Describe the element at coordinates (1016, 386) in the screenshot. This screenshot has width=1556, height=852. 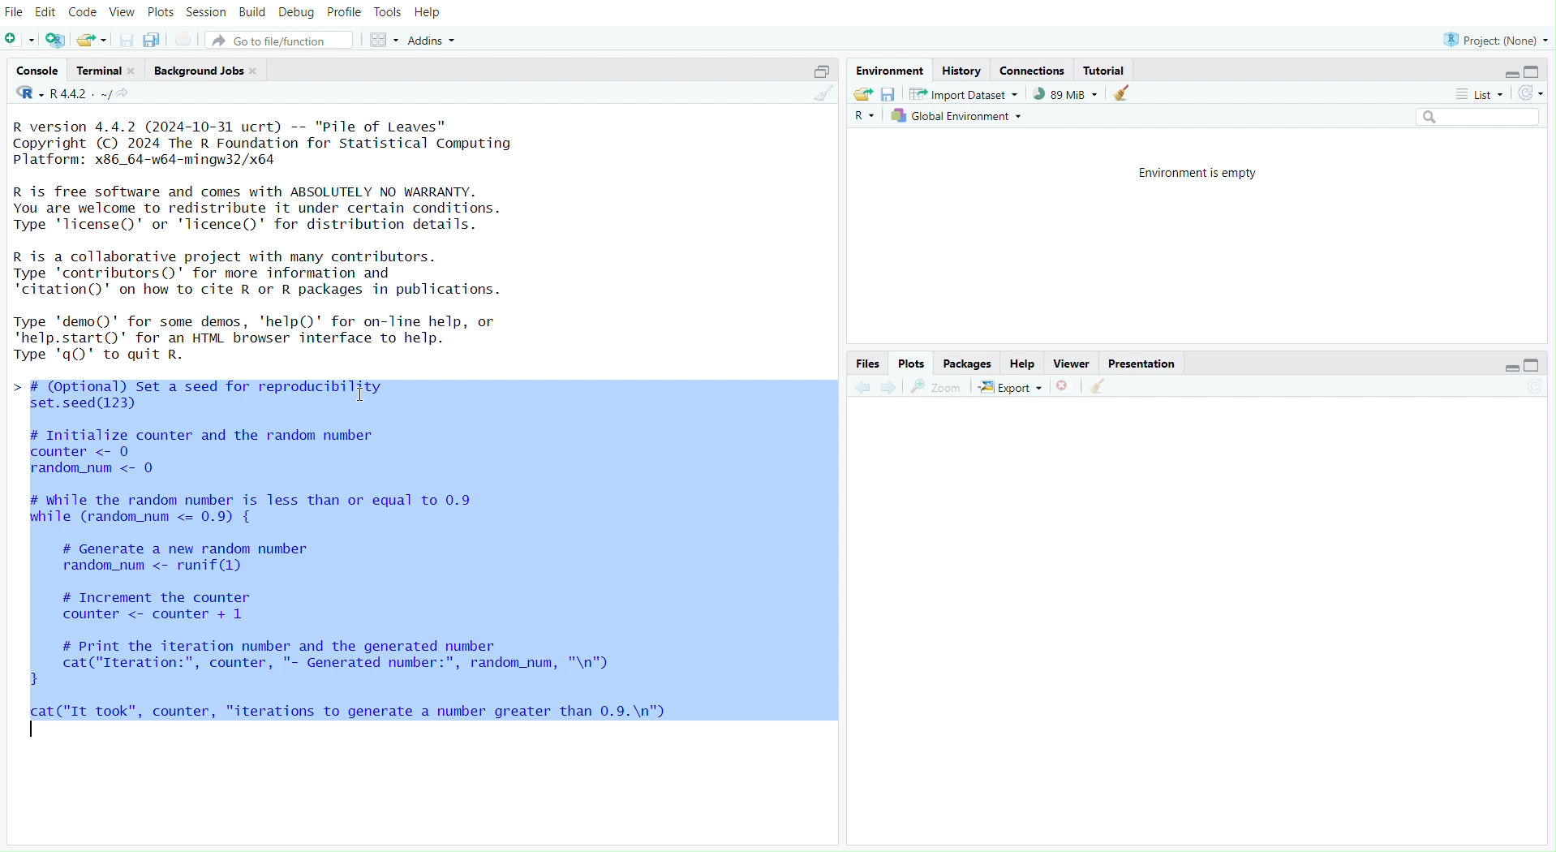
I see `Export` at that location.